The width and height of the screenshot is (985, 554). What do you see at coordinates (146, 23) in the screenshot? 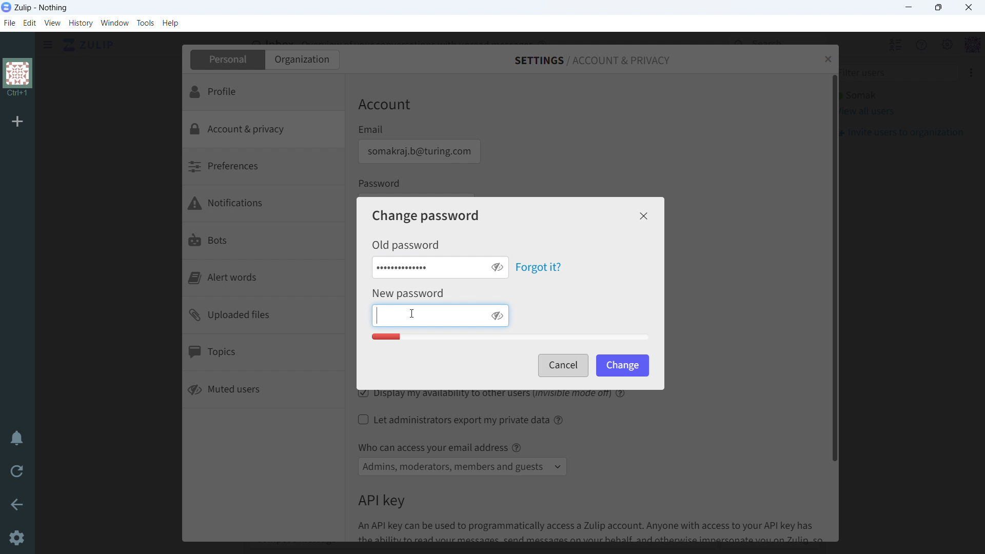
I see `tools` at bounding box center [146, 23].